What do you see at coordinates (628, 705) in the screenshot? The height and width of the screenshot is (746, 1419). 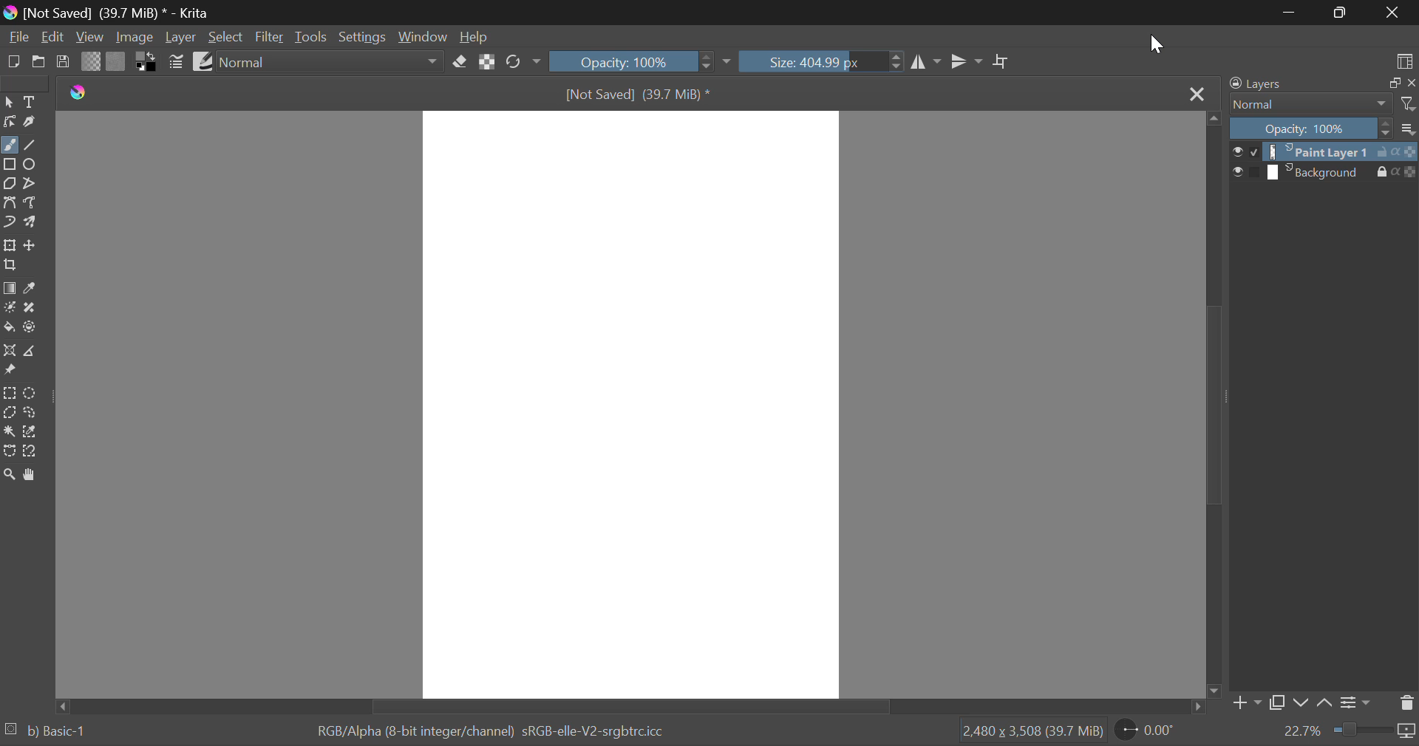 I see `Scroll Bar` at bounding box center [628, 705].